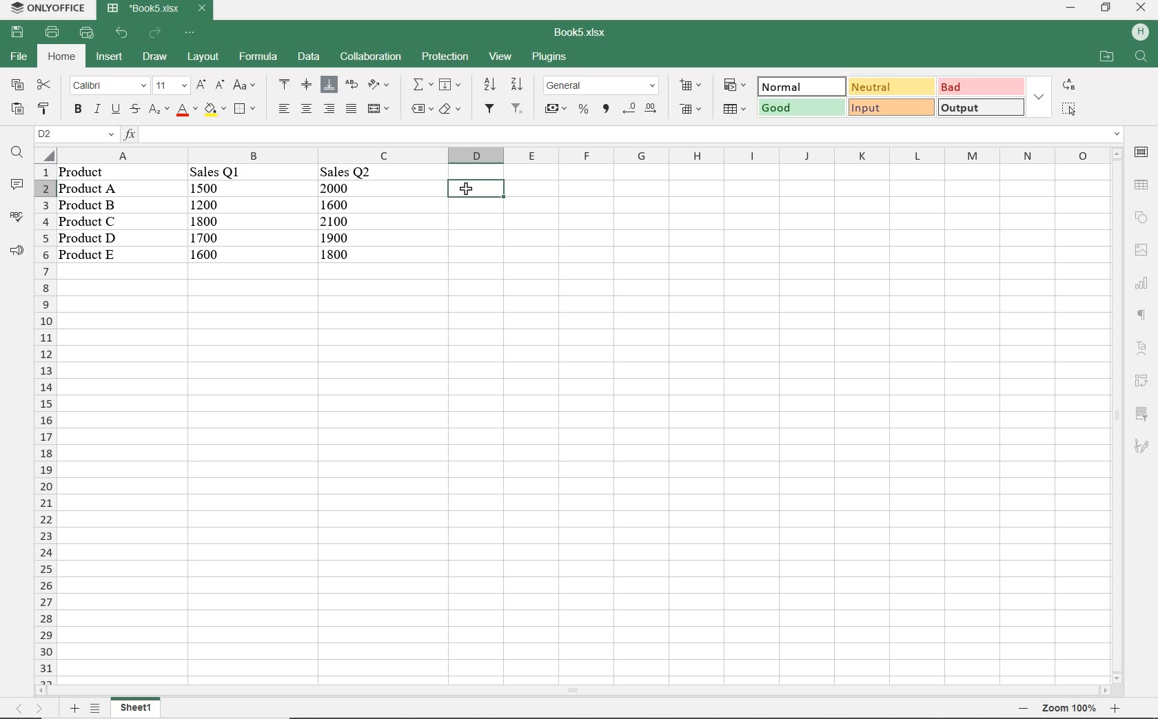 The image size is (1158, 719). Describe the element at coordinates (17, 84) in the screenshot. I see `copy` at that location.